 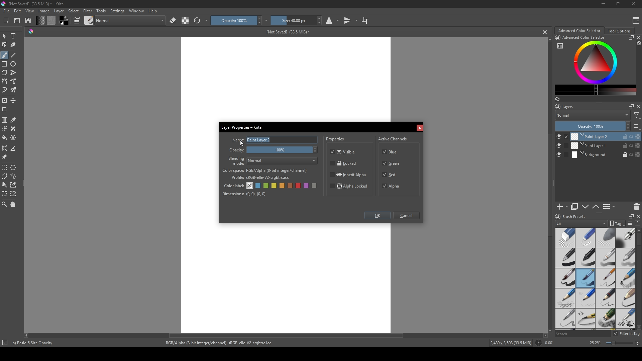 What do you see at coordinates (242, 143) in the screenshot?
I see `cursor` at bounding box center [242, 143].